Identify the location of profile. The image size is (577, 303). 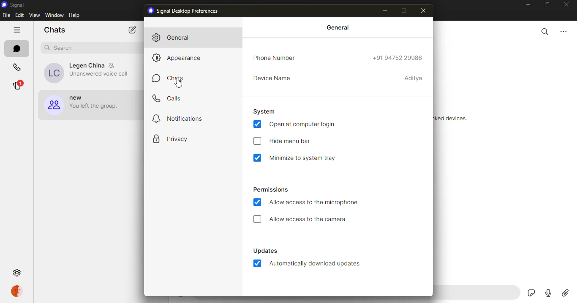
(18, 290).